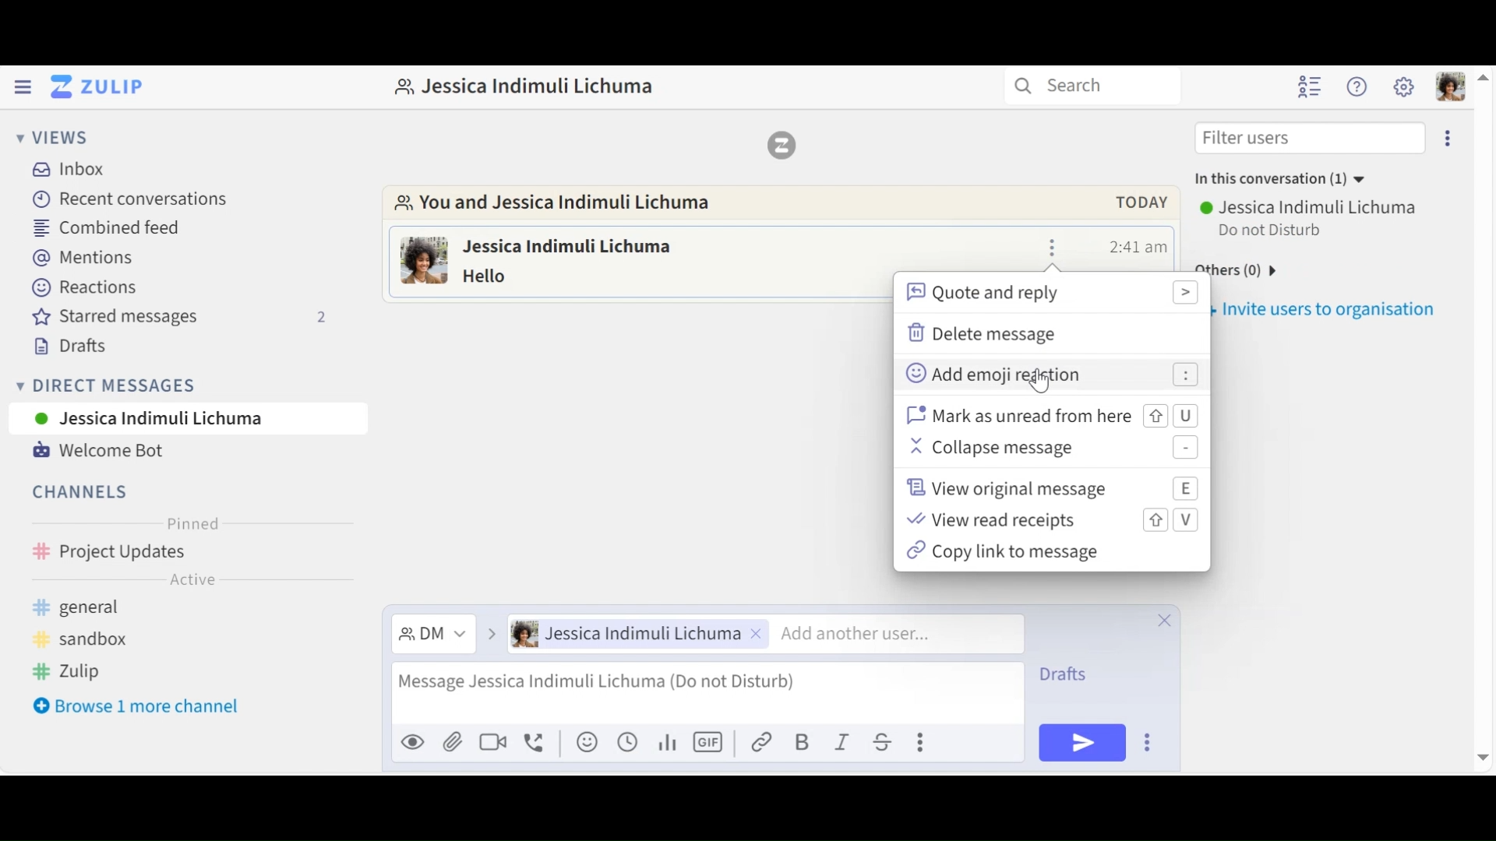  I want to click on Add emoji  reaction, so click(1050, 376).